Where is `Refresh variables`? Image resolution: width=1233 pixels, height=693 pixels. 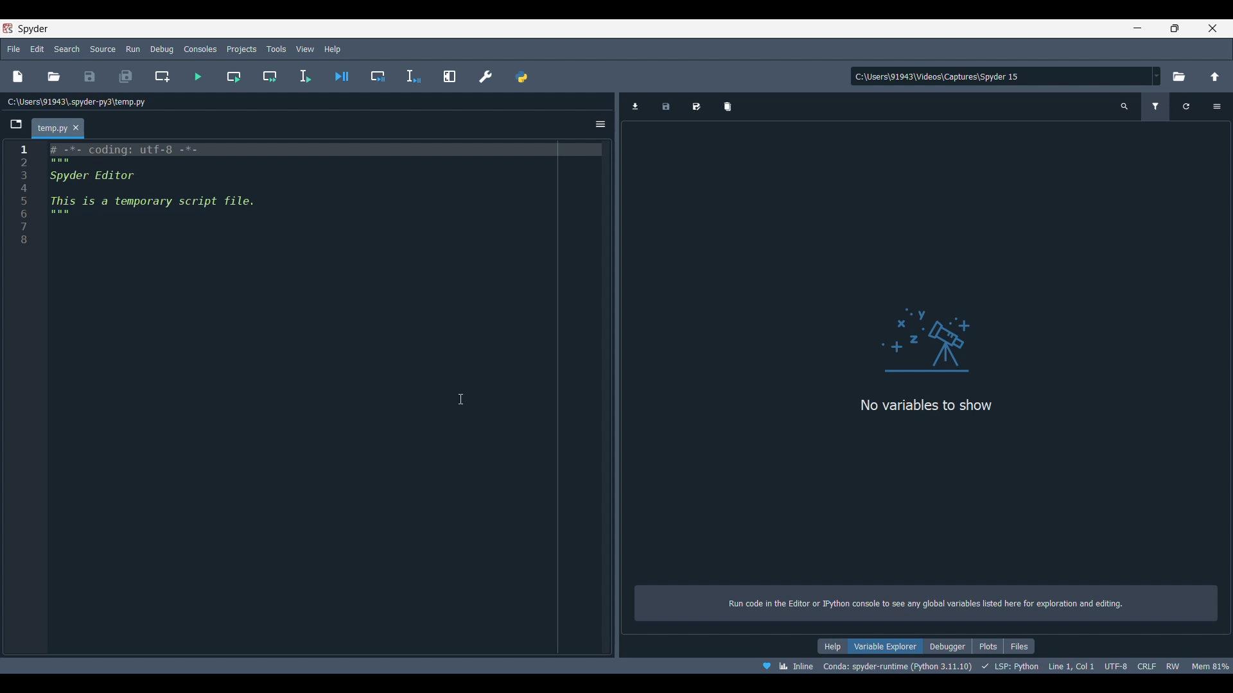 Refresh variables is located at coordinates (1187, 107).